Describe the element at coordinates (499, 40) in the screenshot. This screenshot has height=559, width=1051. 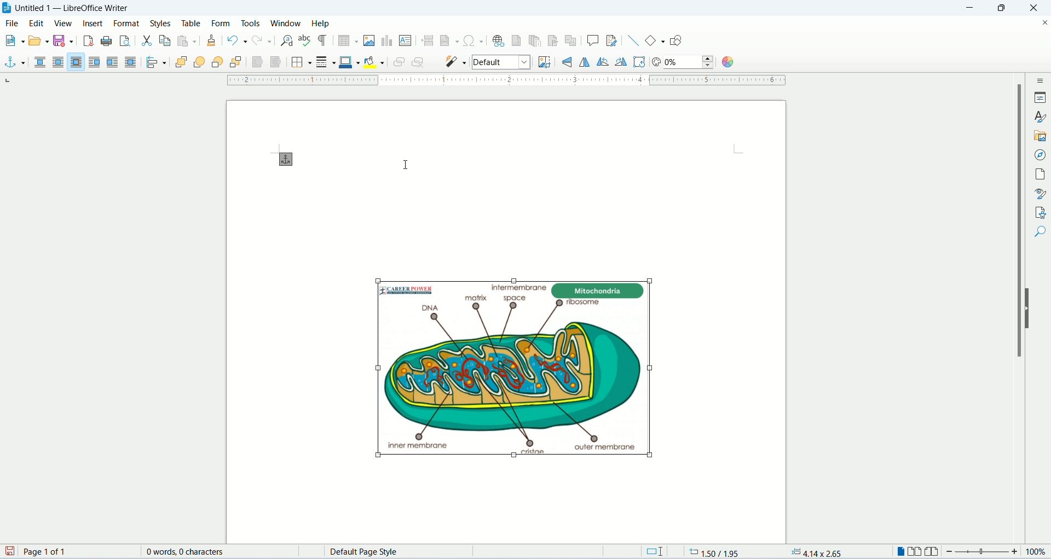
I see `insert hyper link` at that location.